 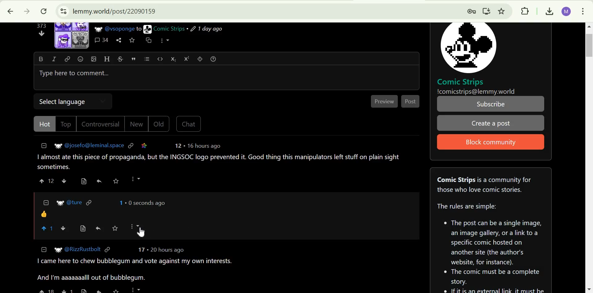 I want to click on more options, so click(x=135, y=179).